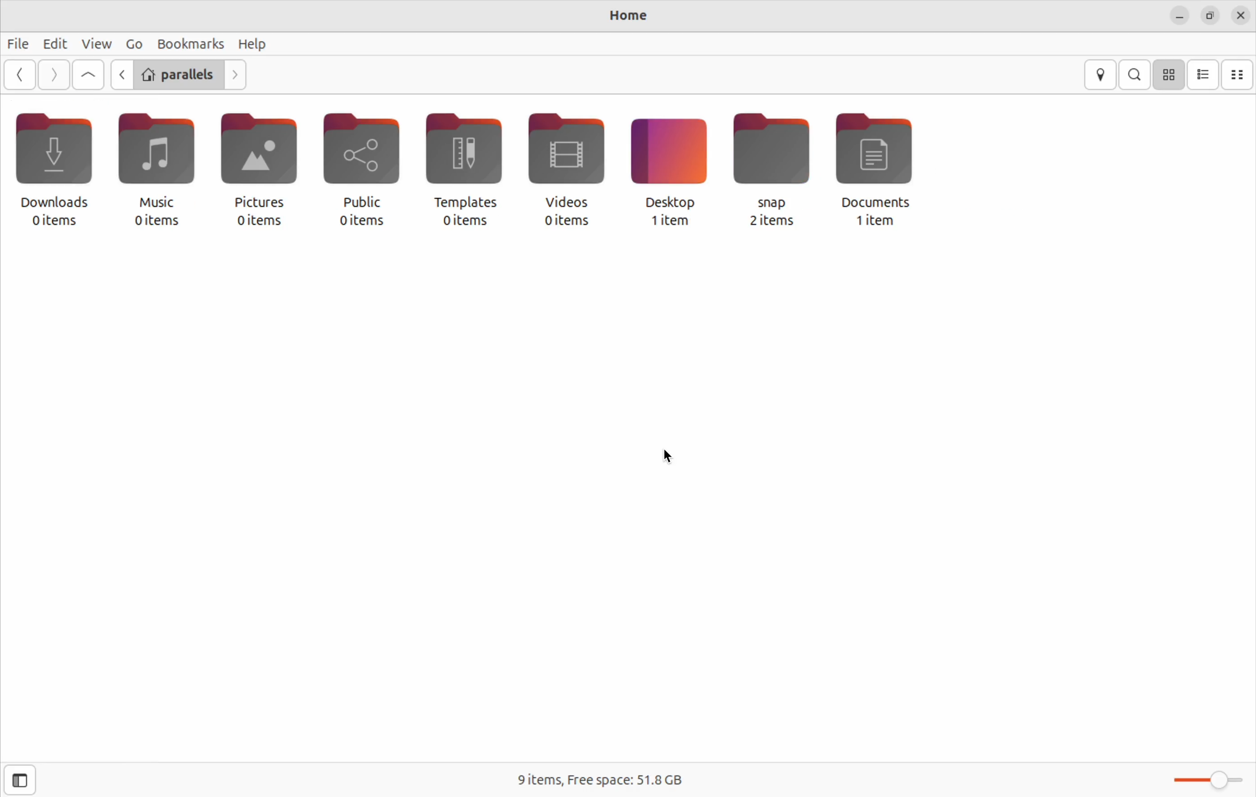 The height and width of the screenshot is (797, 1256). What do you see at coordinates (191, 43) in the screenshot?
I see `bookmarks` at bounding box center [191, 43].